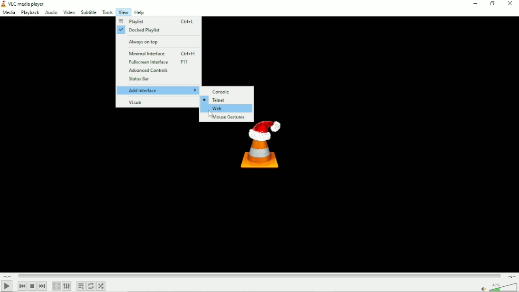  What do you see at coordinates (22, 286) in the screenshot?
I see `Previous` at bounding box center [22, 286].